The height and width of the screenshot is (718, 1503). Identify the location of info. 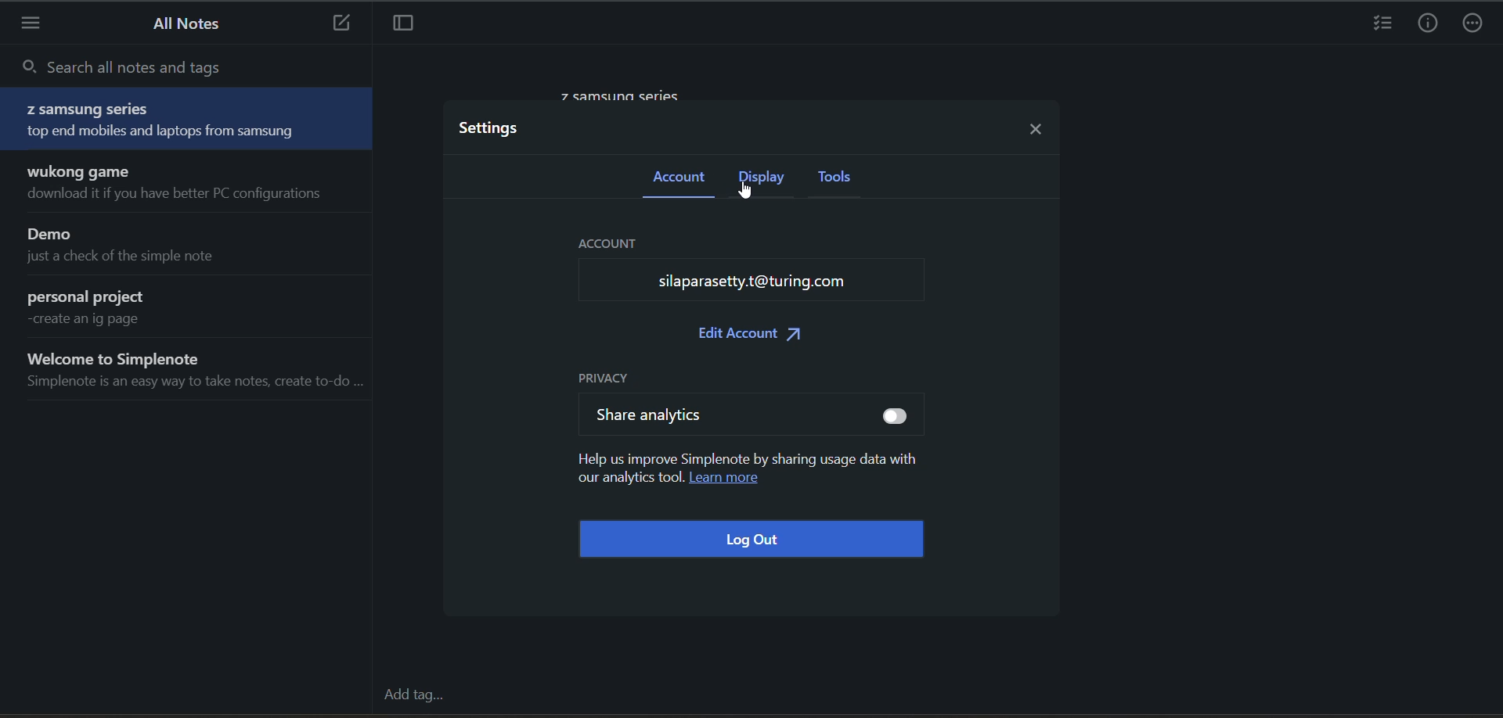
(1429, 23).